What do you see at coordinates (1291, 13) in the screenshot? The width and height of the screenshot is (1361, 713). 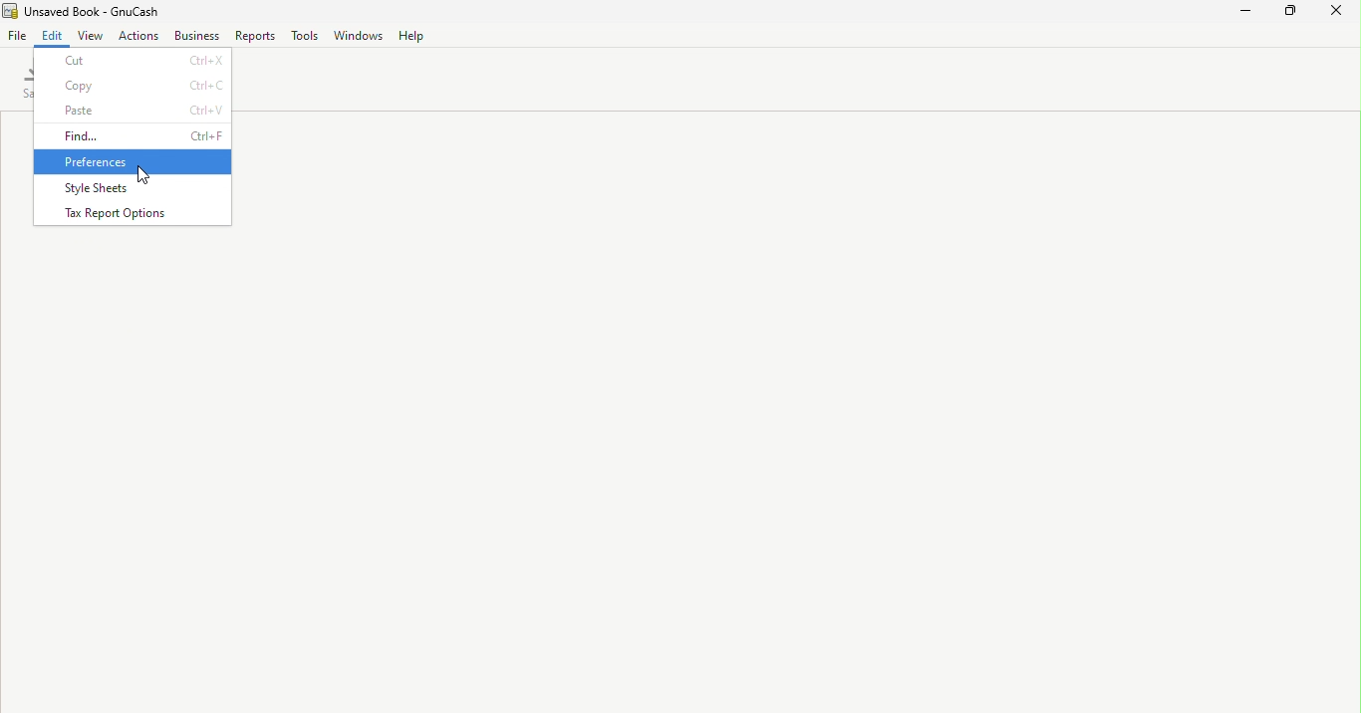 I see `Maximize` at bounding box center [1291, 13].